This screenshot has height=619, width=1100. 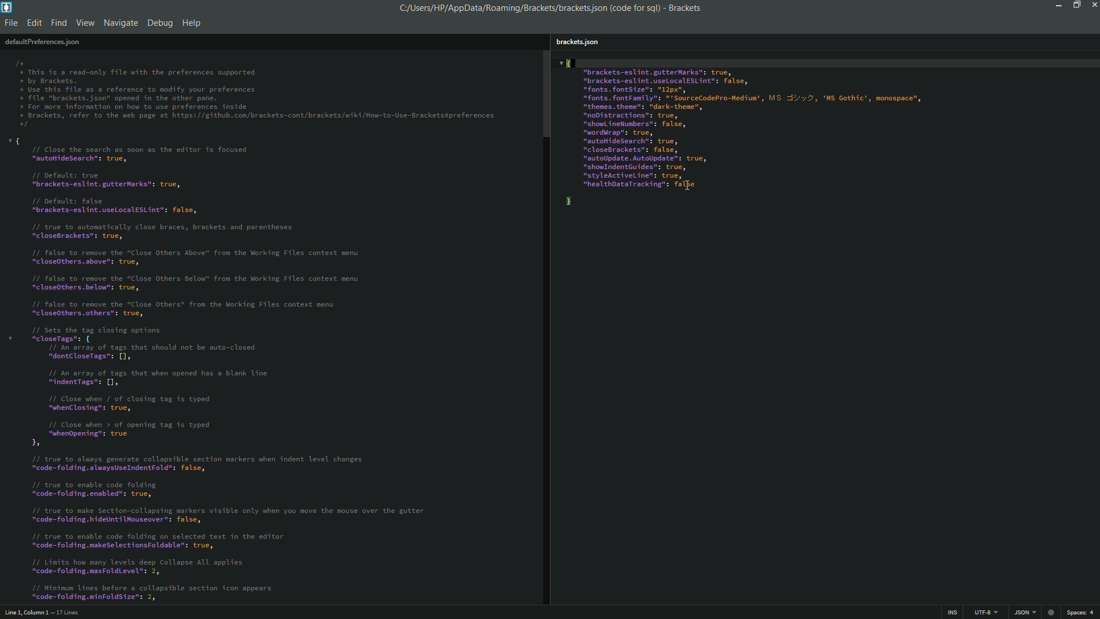 I want to click on Setting options, so click(x=745, y=134).